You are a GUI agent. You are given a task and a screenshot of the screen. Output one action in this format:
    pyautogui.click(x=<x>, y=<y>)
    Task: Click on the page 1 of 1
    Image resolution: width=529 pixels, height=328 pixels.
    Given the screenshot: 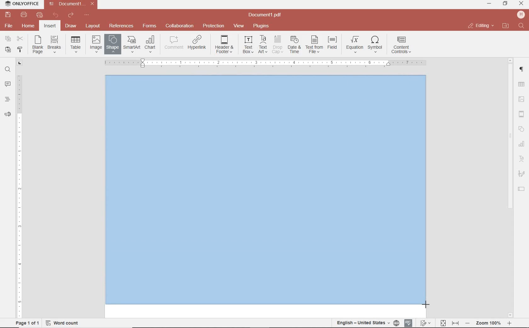 What is the action you would take?
    pyautogui.click(x=26, y=322)
    